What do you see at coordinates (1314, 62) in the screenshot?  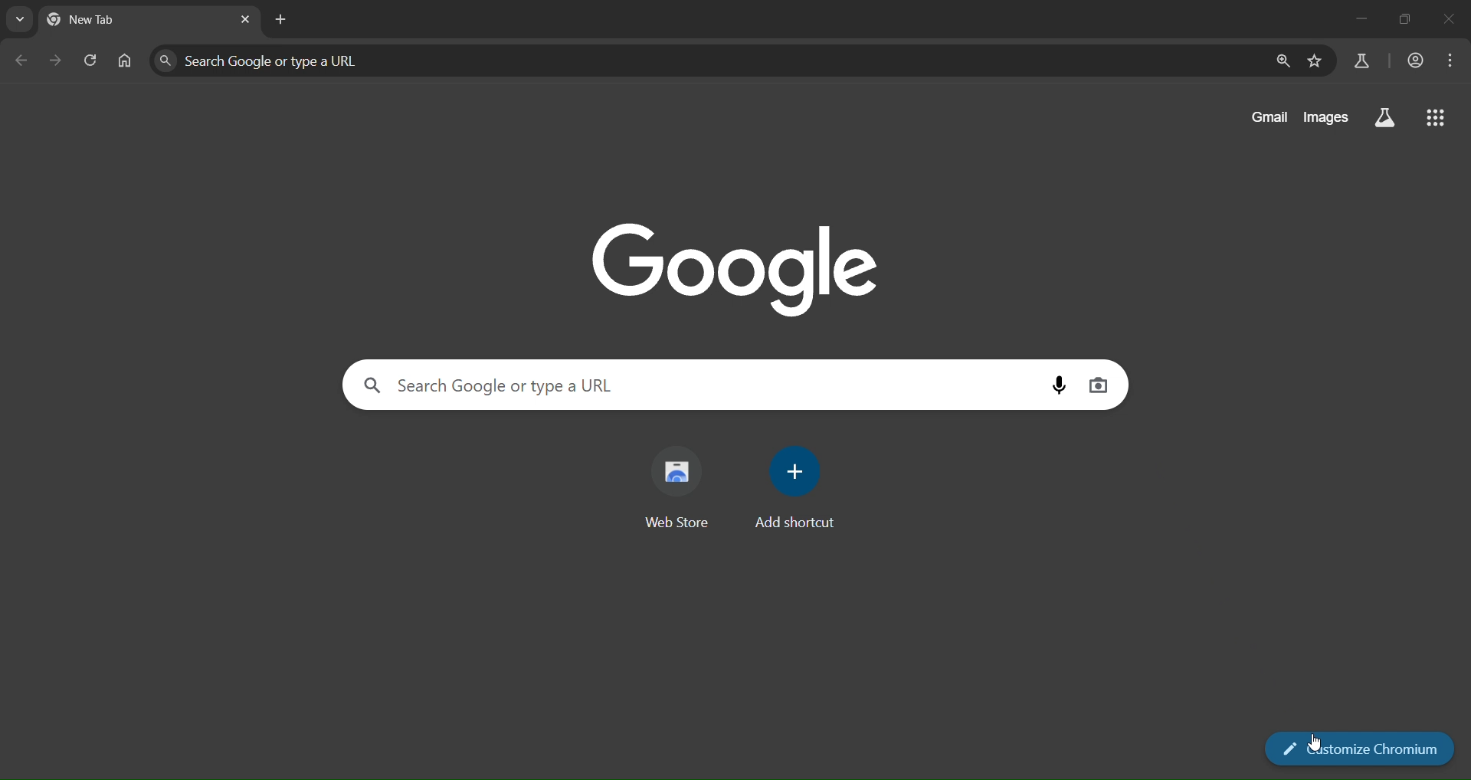 I see `bookmark ` at bounding box center [1314, 62].